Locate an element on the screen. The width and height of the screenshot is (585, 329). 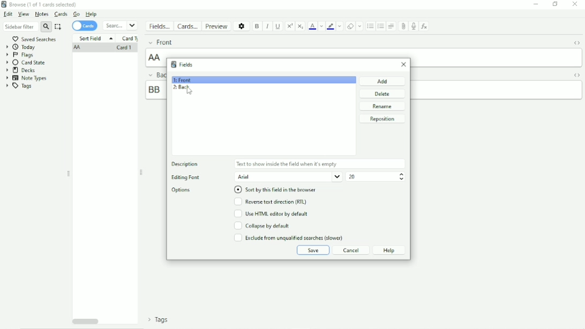
Options is located at coordinates (242, 26).